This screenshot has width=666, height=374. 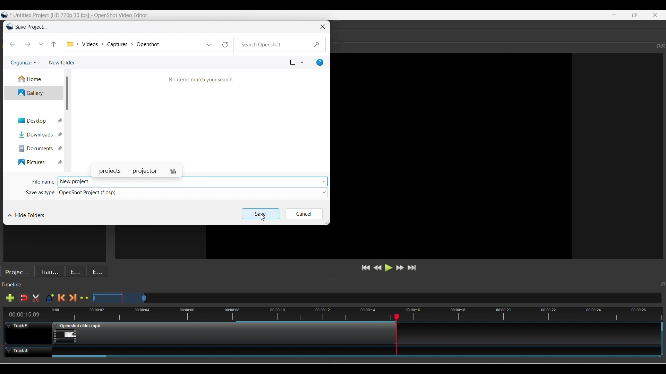 What do you see at coordinates (304, 214) in the screenshot?
I see `Cancel inputs made` at bounding box center [304, 214].